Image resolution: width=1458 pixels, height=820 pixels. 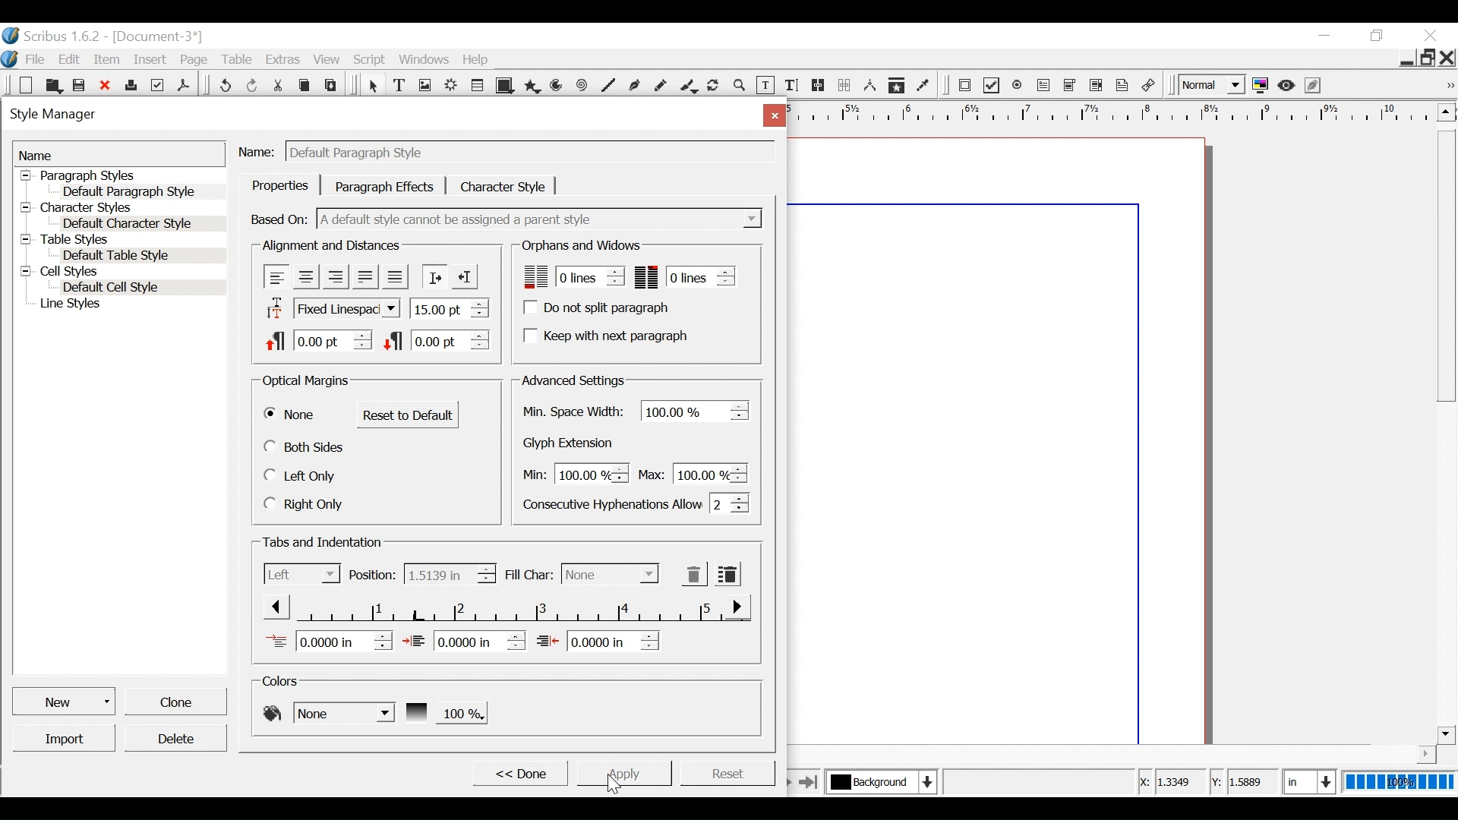 I want to click on Optical Margins, so click(x=307, y=382).